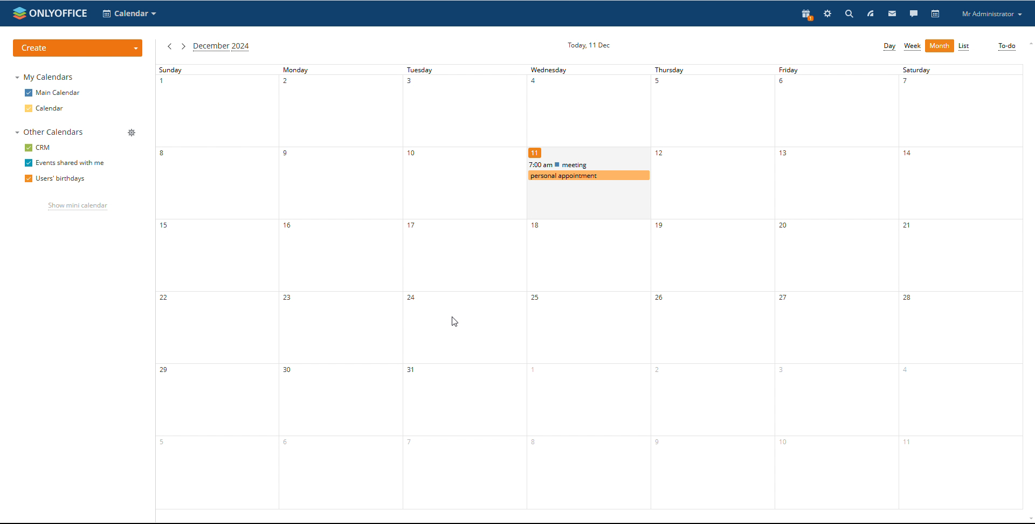 The image size is (1035, 524). Describe the element at coordinates (464, 103) in the screenshot. I see `tuesday` at that location.